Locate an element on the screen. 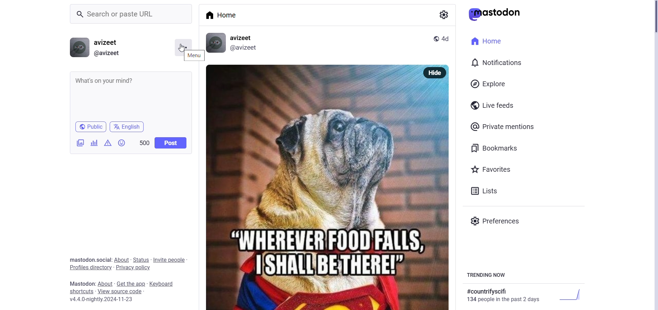 The height and width of the screenshot is (310, 658). live feed is located at coordinates (494, 105).